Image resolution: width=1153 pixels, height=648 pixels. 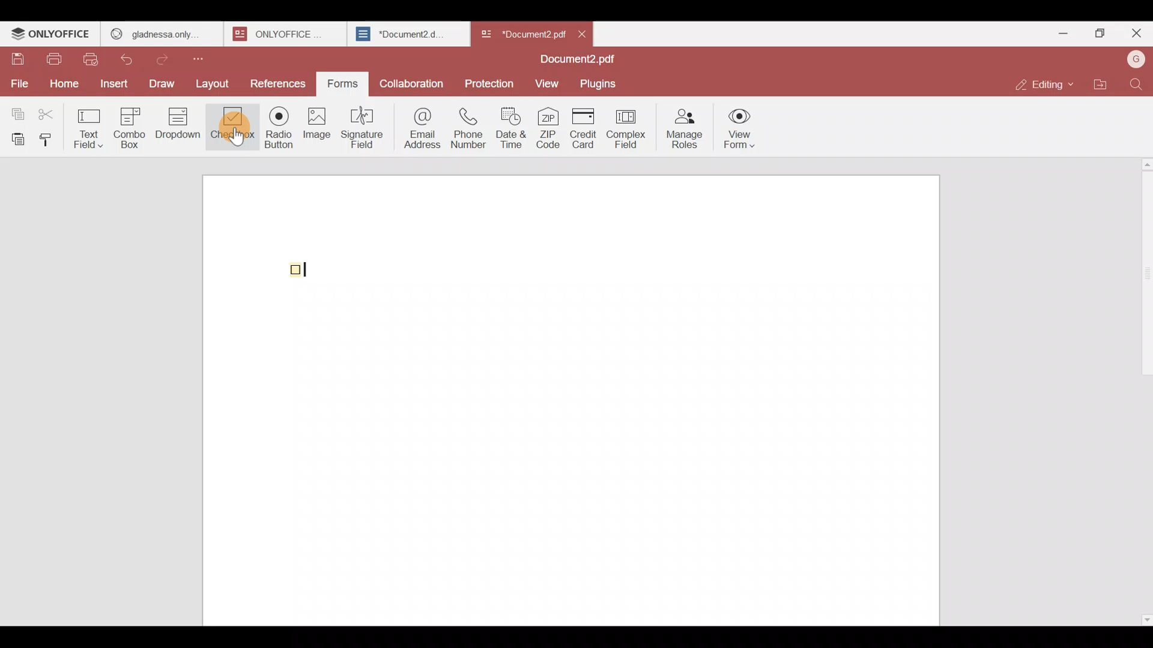 What do you see at coordinates (413, 80) in the screenshot?
I see `Collaboration` at bounding box center [413, 80].